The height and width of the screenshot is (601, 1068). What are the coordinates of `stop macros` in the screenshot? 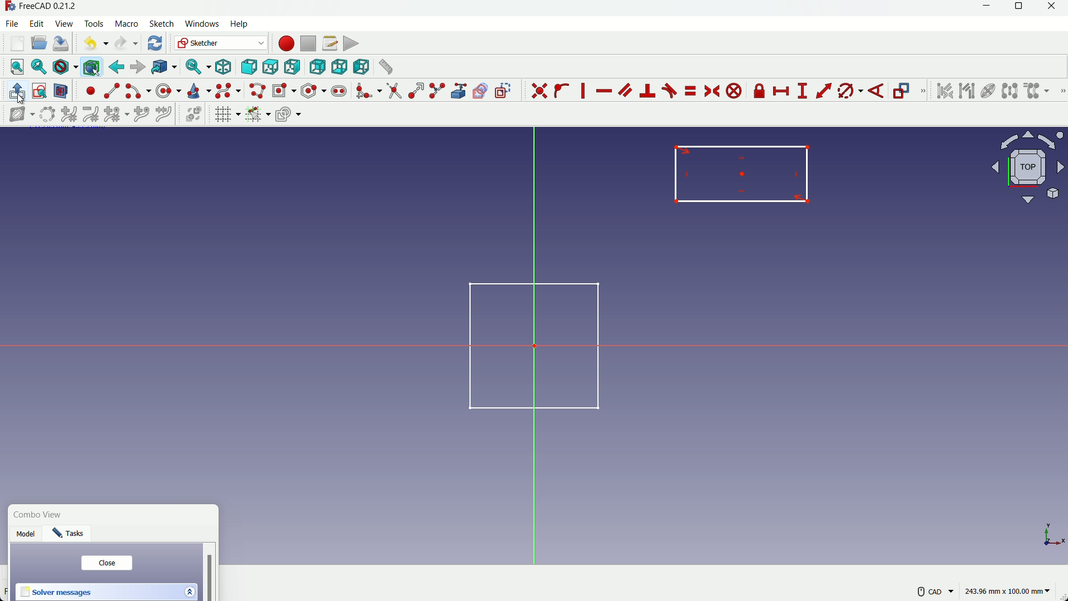 It's located at (308, 44).